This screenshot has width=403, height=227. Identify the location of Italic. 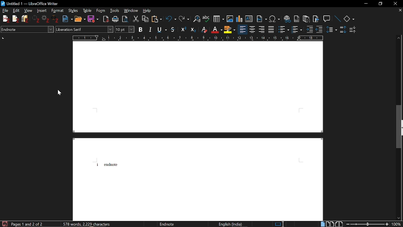
(151, 29).